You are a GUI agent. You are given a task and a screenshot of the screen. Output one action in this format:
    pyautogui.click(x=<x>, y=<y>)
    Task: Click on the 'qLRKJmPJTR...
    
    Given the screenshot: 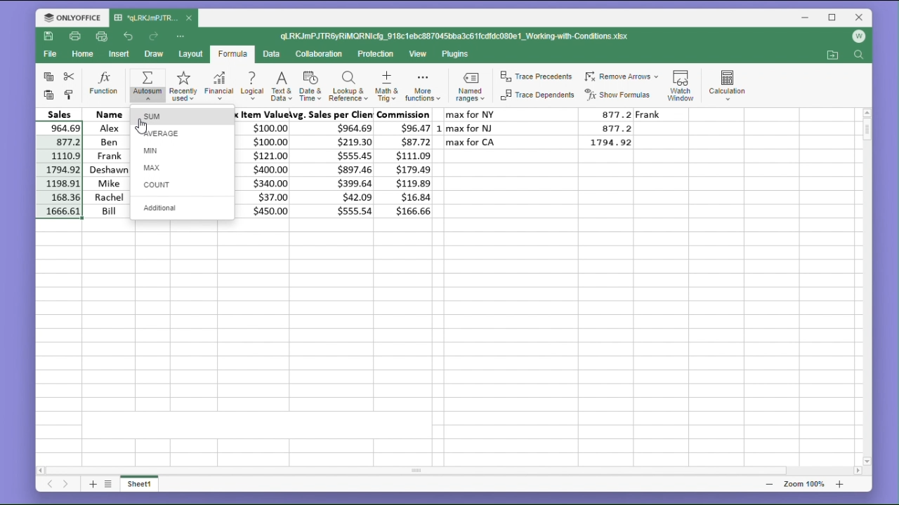 What is the action you would take?
    pyautogui.click(x=146, y=18)
    